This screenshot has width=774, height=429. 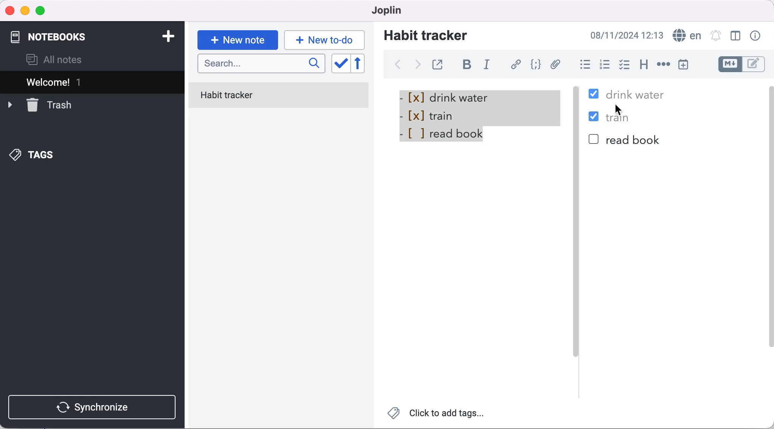 I want to click on insert time, so click(x=683, y=64).